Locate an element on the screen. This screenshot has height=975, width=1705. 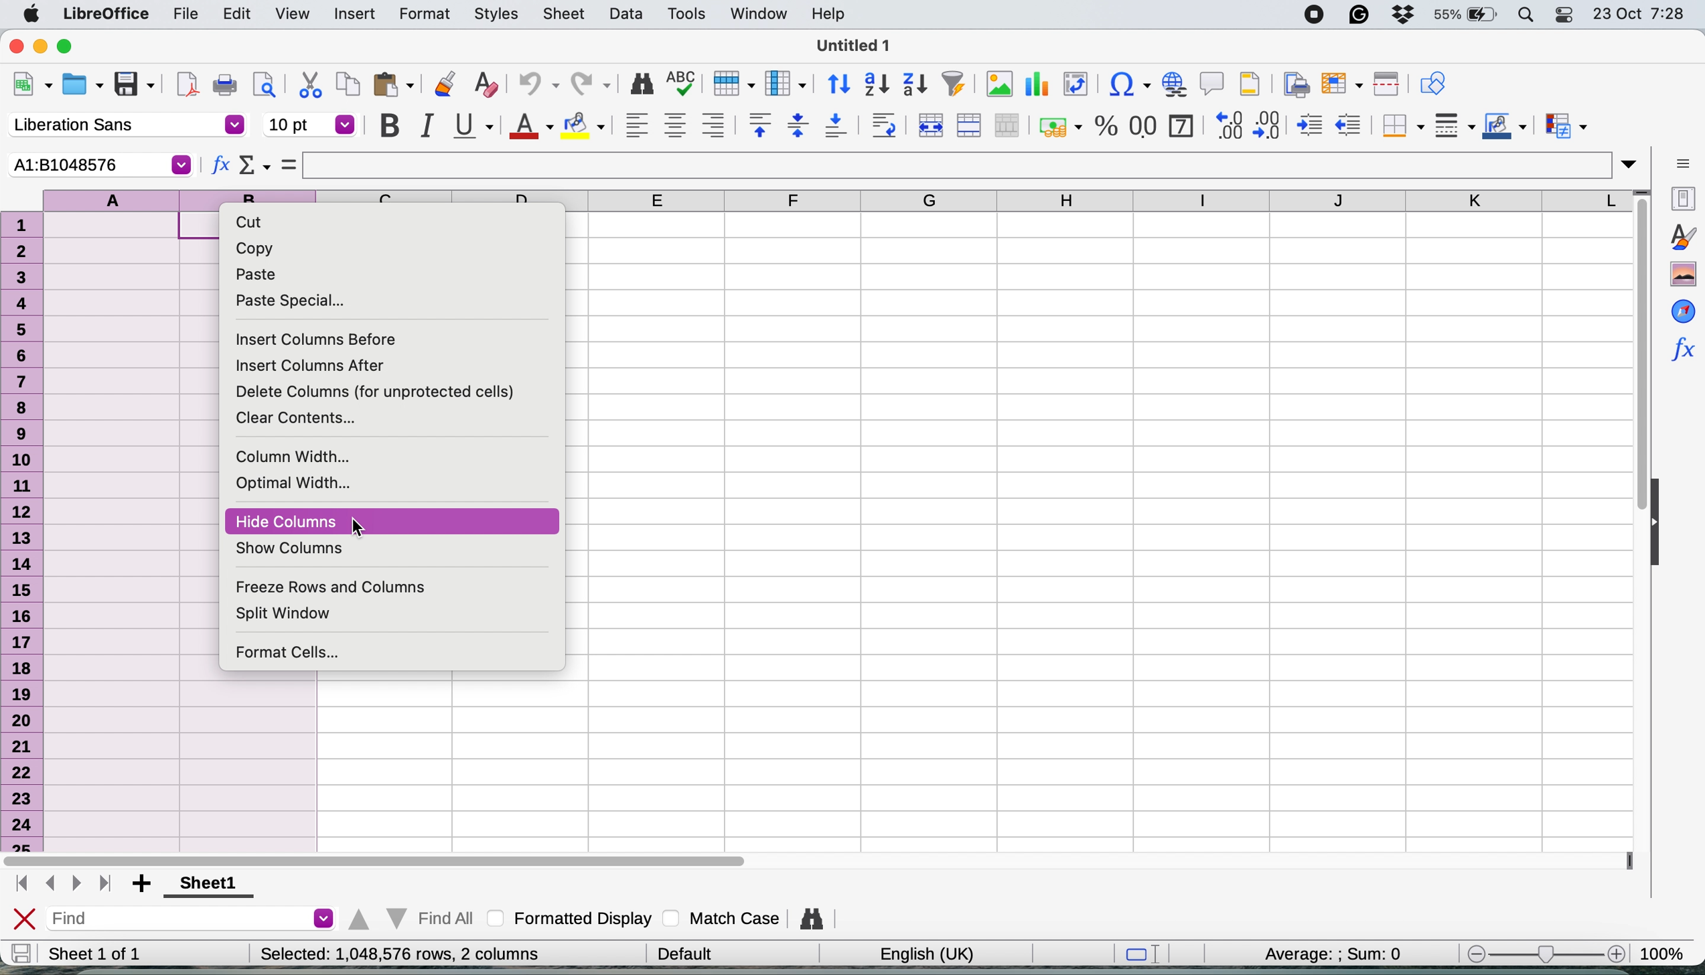
insert is located at coordinates (352, 14).